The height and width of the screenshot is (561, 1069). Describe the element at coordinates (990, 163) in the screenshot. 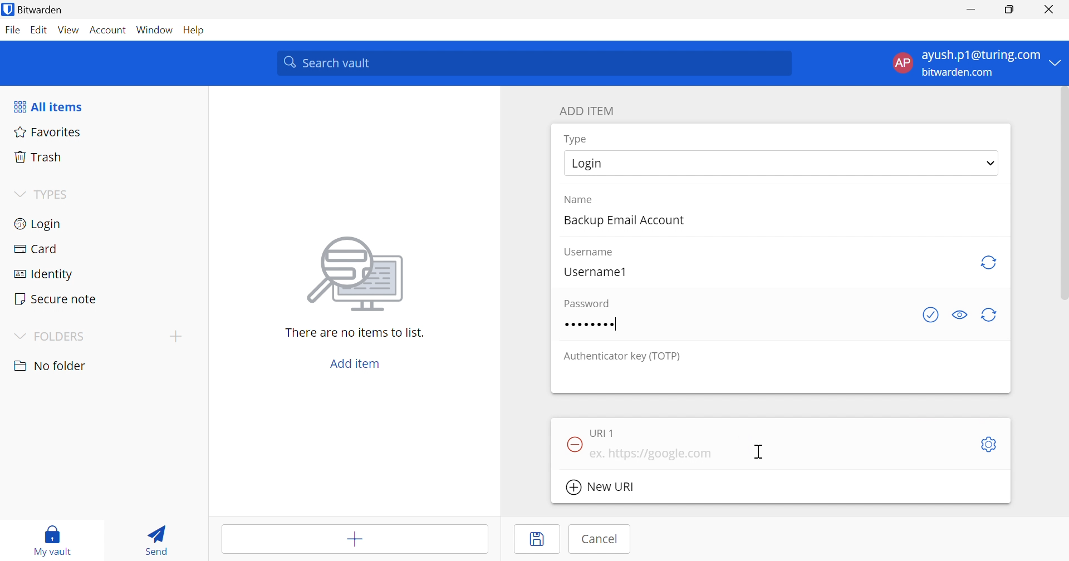

I see `Drop down` at that location.